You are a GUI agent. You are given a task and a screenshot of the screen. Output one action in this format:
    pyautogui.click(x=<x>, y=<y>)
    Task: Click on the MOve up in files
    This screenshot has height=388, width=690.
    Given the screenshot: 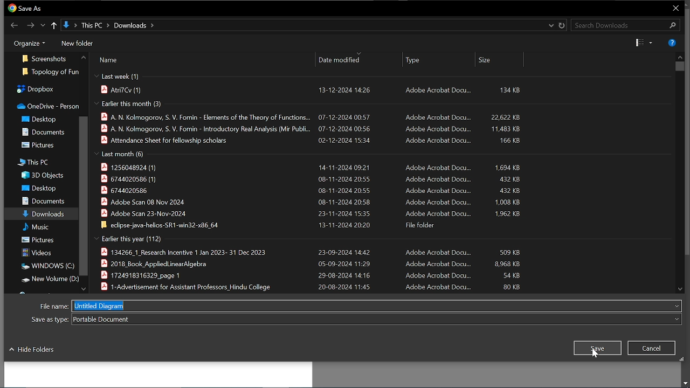 What is the action you would take?
    pyautogui.click(x=679, y=57)
    